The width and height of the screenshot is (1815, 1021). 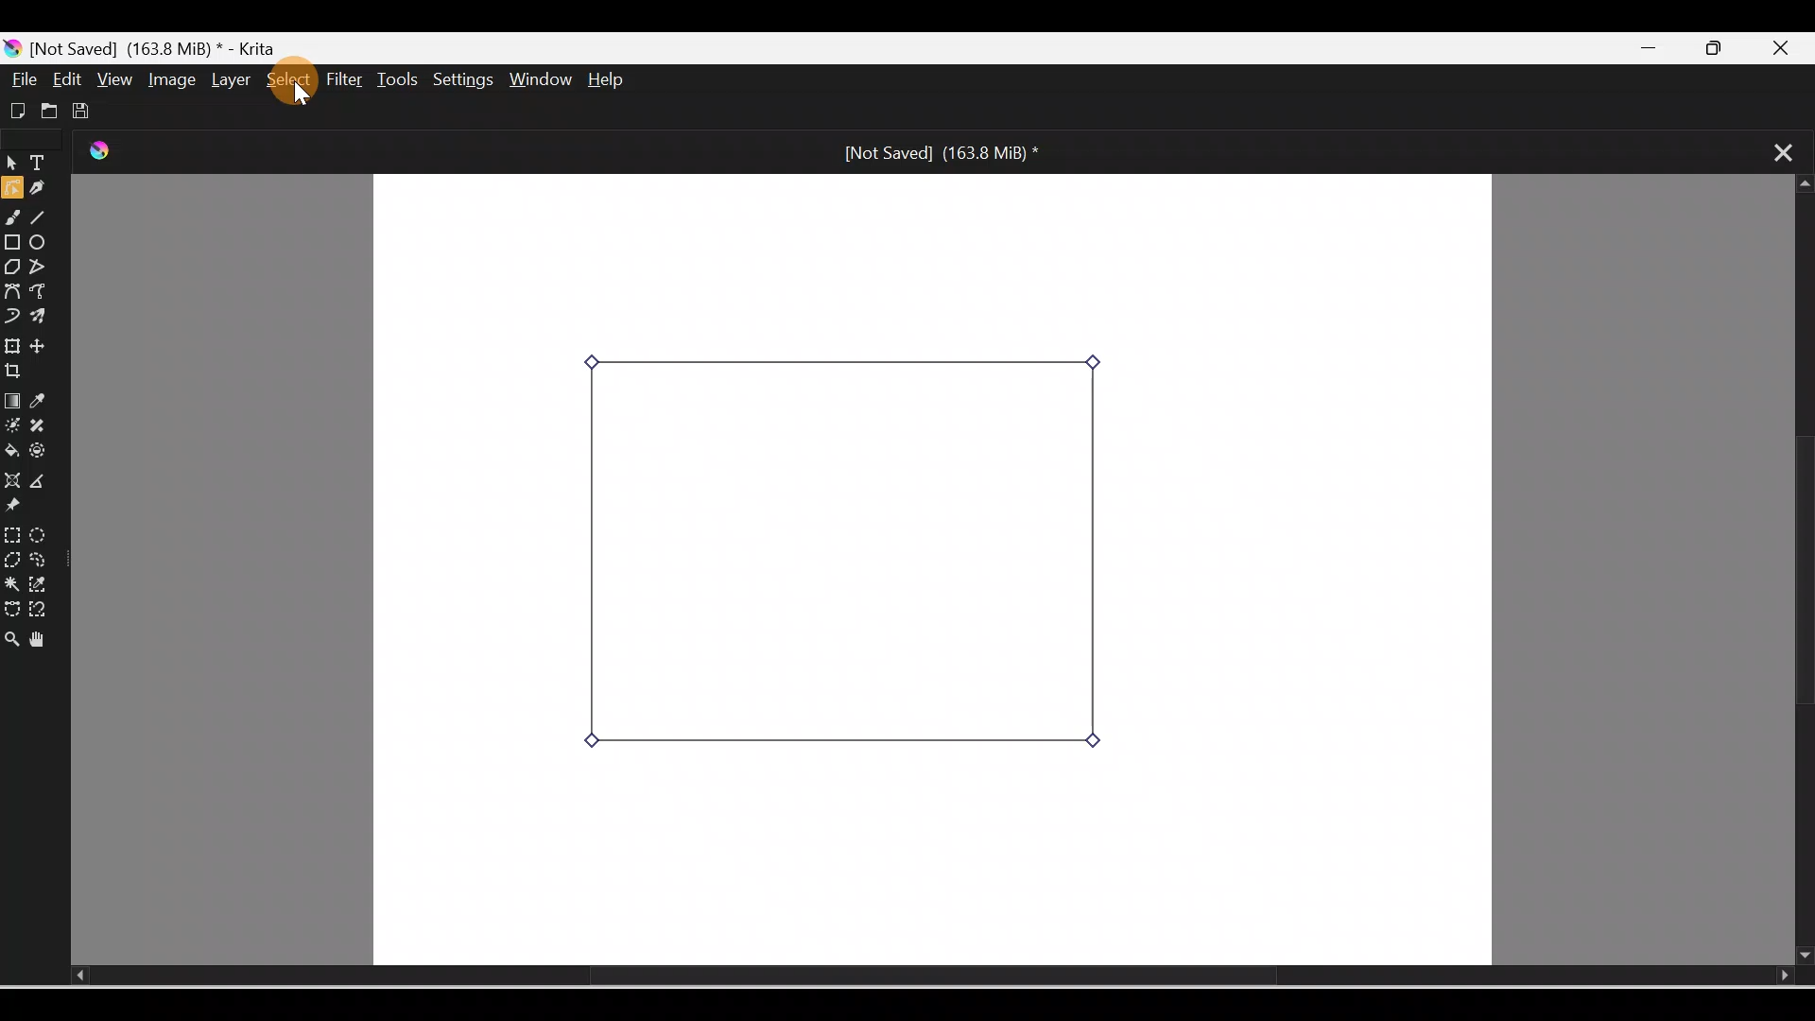 I want to click on Reference images tool, so click(x=24, y=509).